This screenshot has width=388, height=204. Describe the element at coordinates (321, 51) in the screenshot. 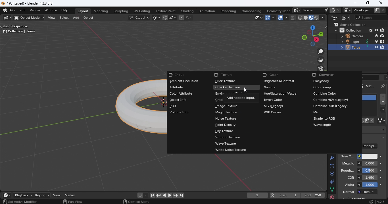

I see `Zoom in/out the view` at that location.